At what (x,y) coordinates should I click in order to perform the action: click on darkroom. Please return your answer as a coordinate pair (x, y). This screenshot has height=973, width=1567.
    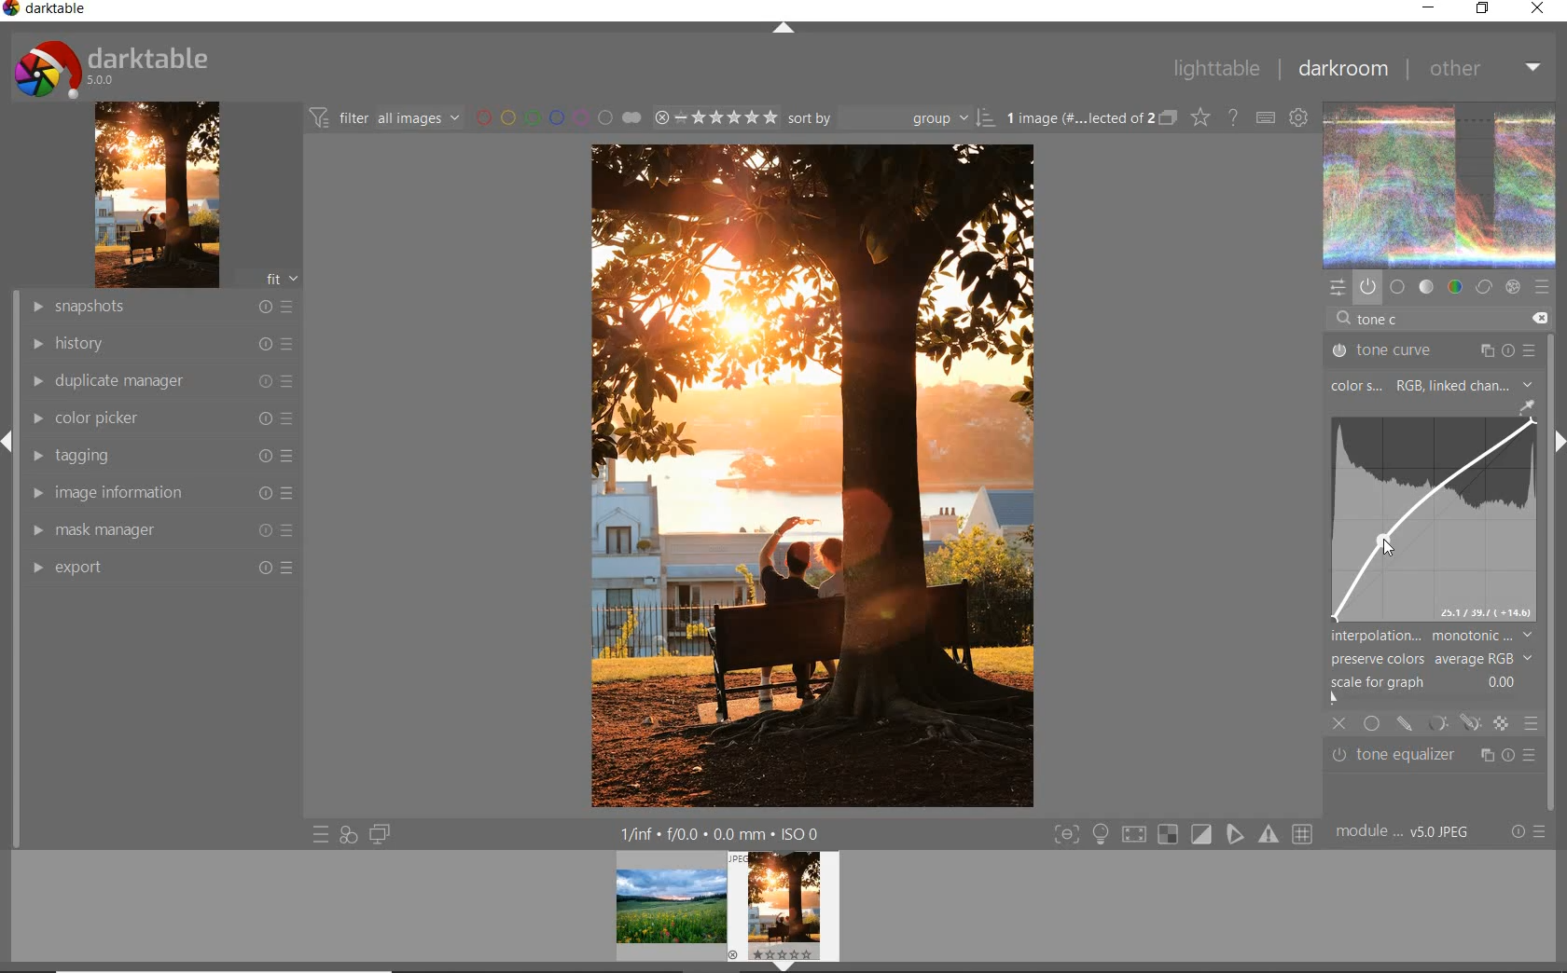
    Looking at the image, I should click on (1341, 69).